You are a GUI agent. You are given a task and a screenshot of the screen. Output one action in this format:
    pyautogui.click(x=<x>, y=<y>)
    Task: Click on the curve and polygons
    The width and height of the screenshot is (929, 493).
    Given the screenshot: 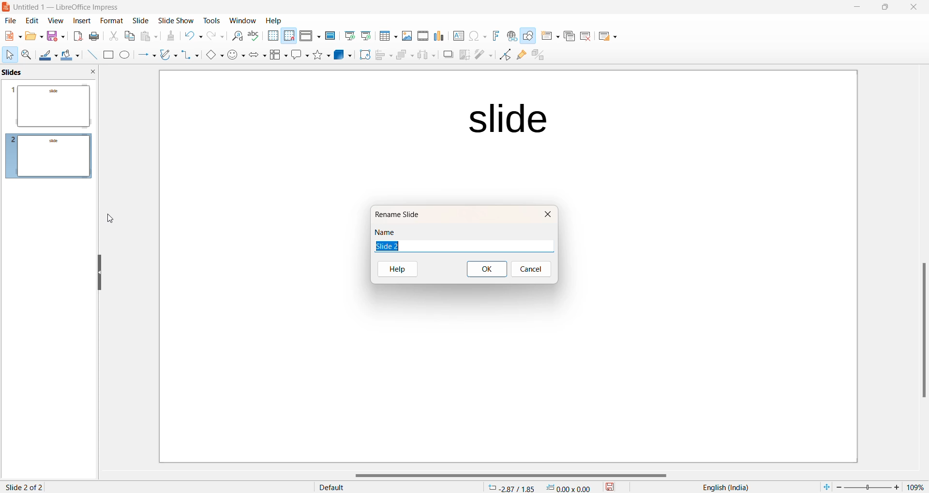 What is the action you would take?
    pyautogui.click(x=167, y=55)
    